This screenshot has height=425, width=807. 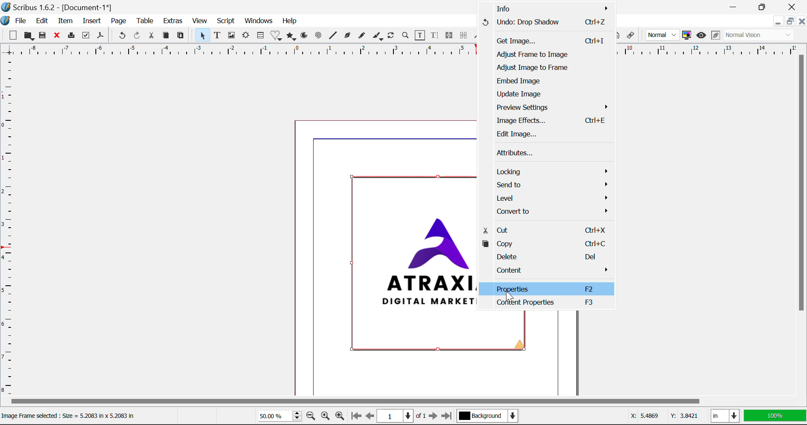 What do you see at coordinates (449, 36) in the screenshot?
I see `Link Text Frames` at bounding box center [449, 36].